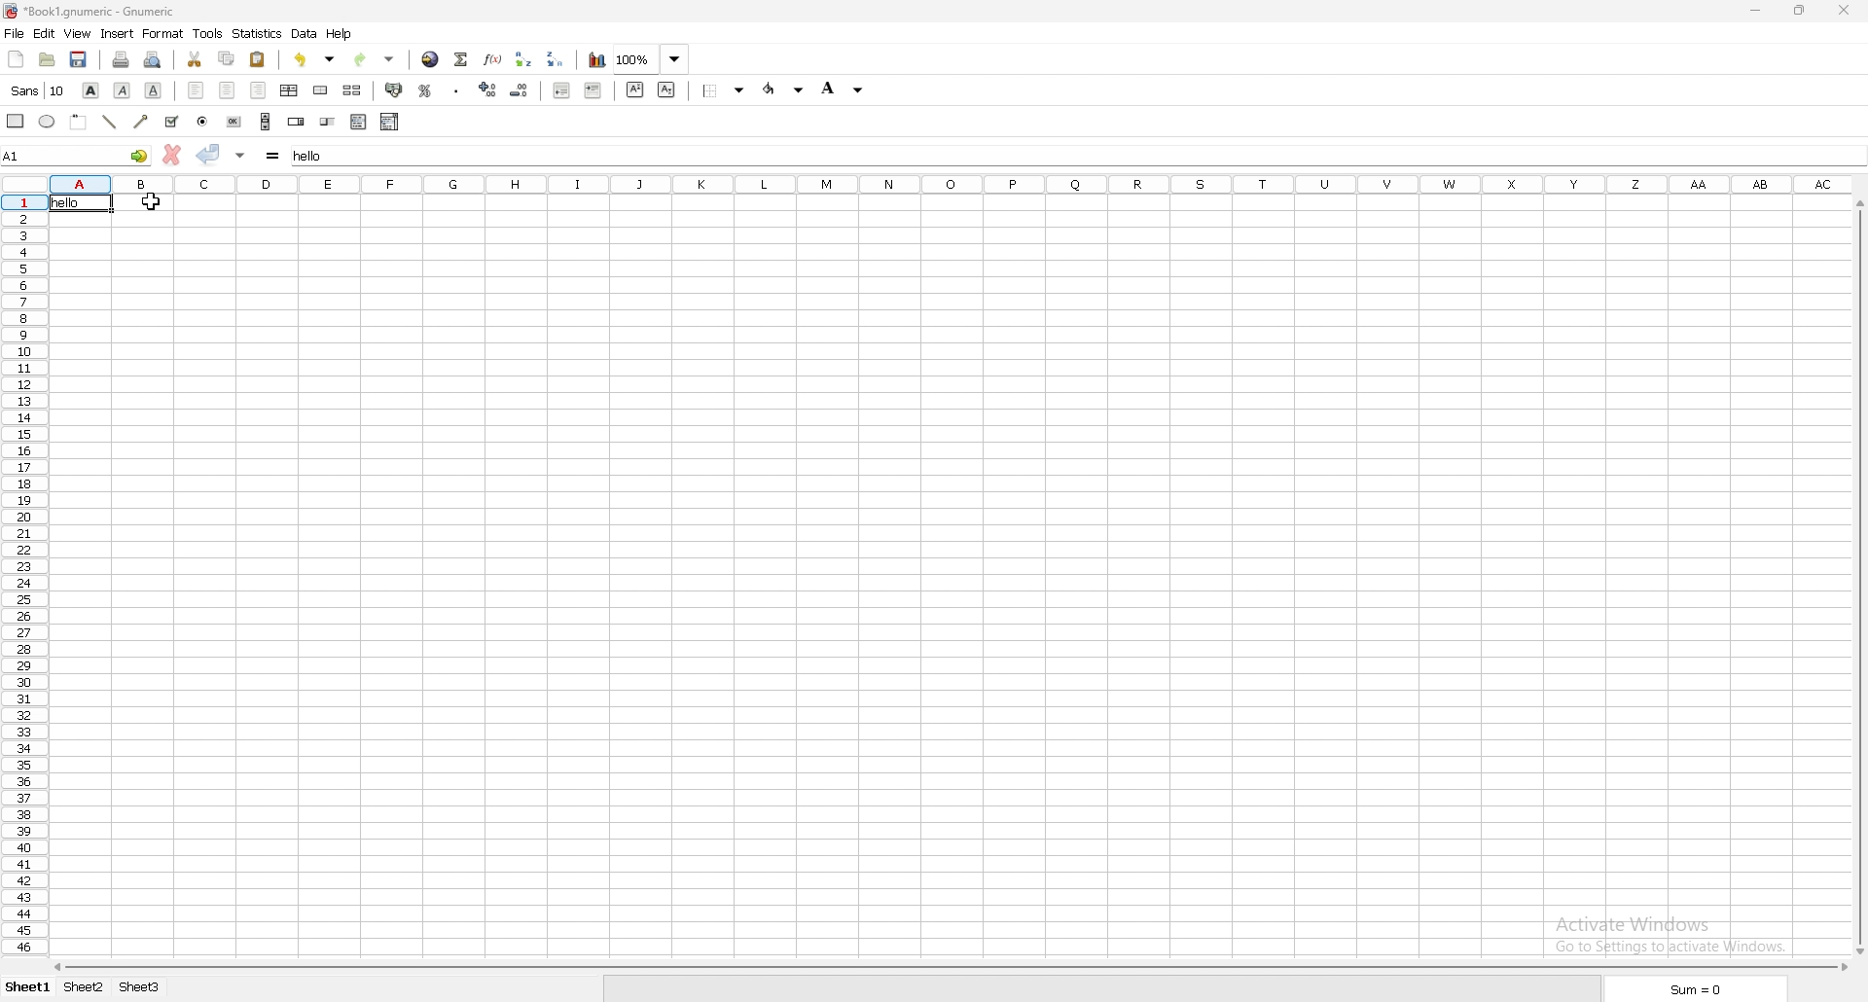 The width and height of the screenshot is (1868, 1002). I want to click on increase indent, so click(593, 90).